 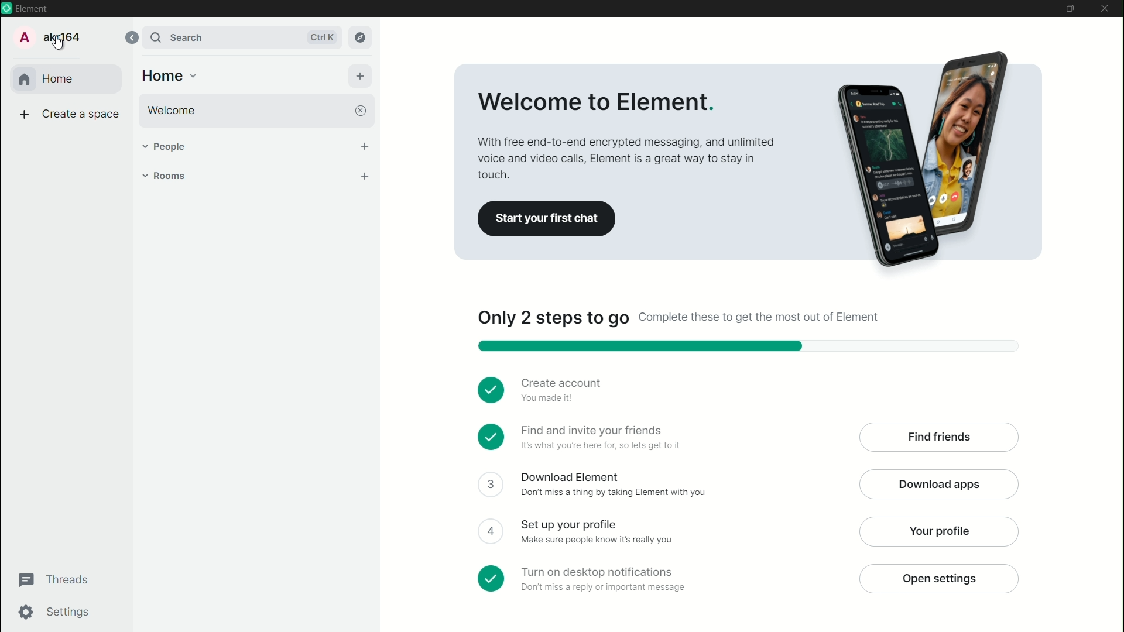 What do you see at coordinates (365, 177) in the screenshot?
I see `add room` at bounding box center [365, 177].